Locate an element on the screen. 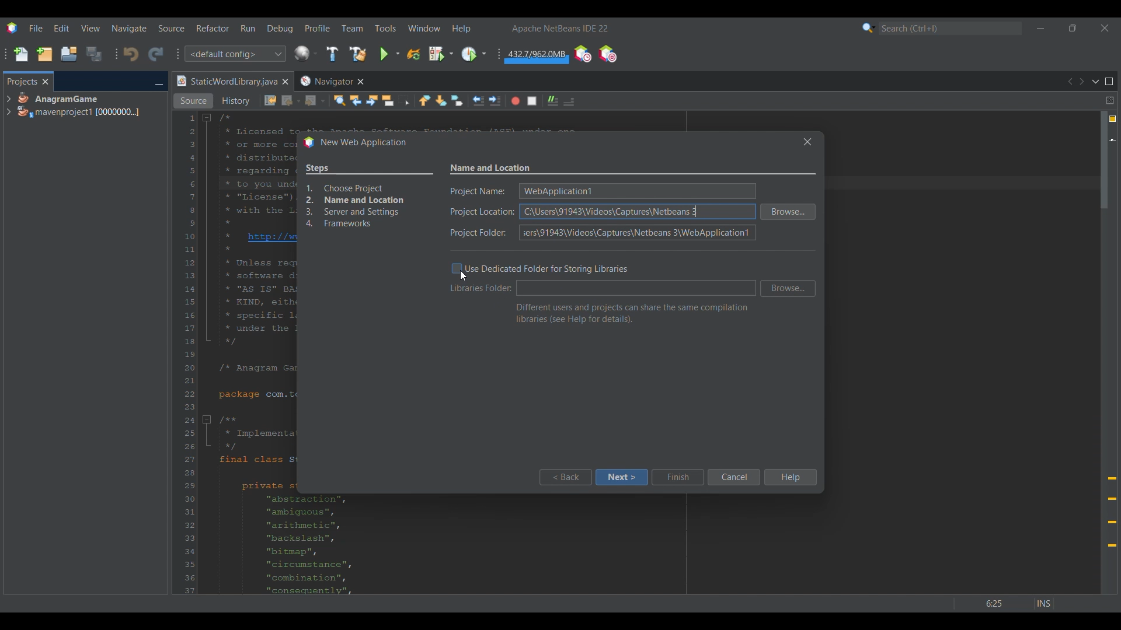 The height and width of the screenshot is (630, 1121). Section description is located at coordinates (632, 313).